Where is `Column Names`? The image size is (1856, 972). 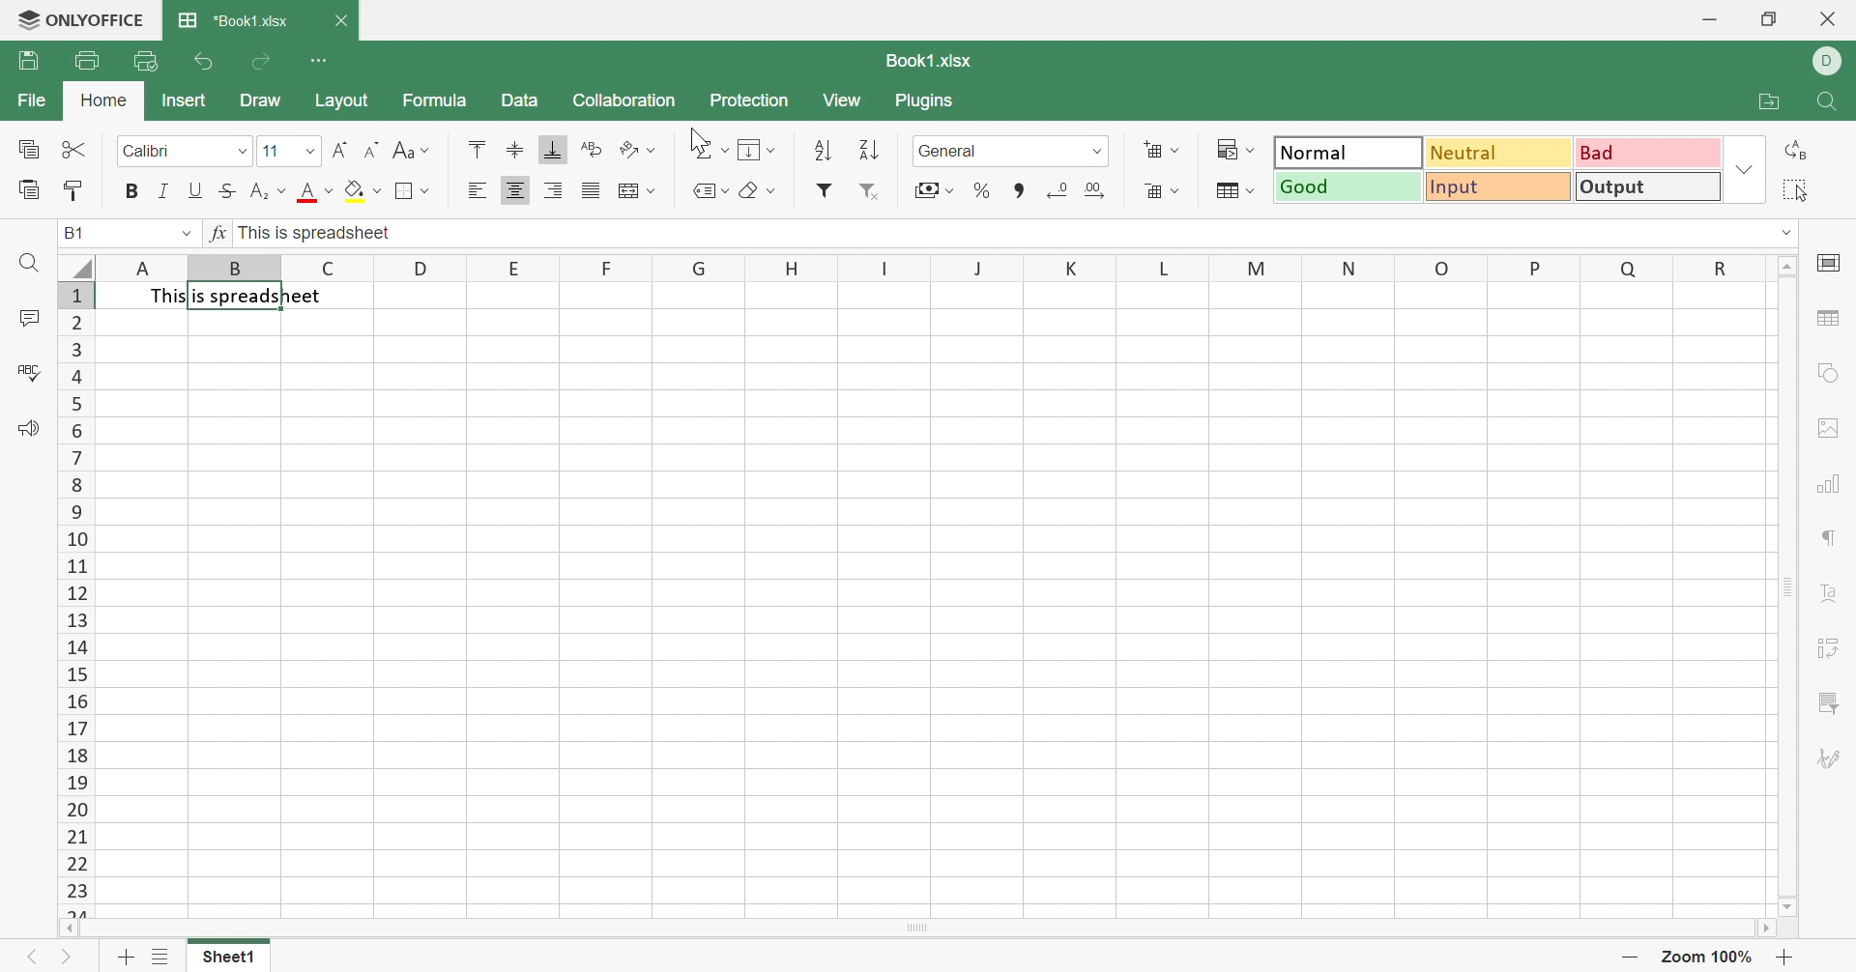 Column Names is located at coordinates (915, 268).